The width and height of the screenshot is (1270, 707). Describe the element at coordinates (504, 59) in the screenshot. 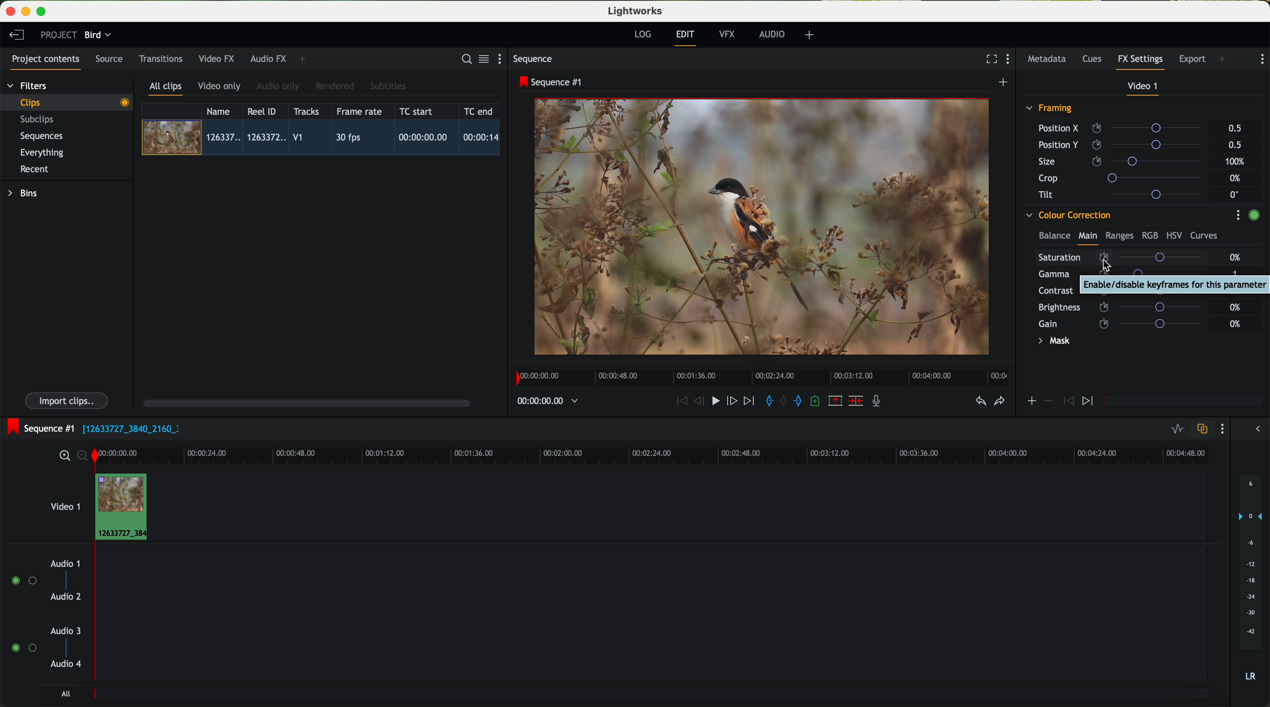

I see `show settings menu` at that location.